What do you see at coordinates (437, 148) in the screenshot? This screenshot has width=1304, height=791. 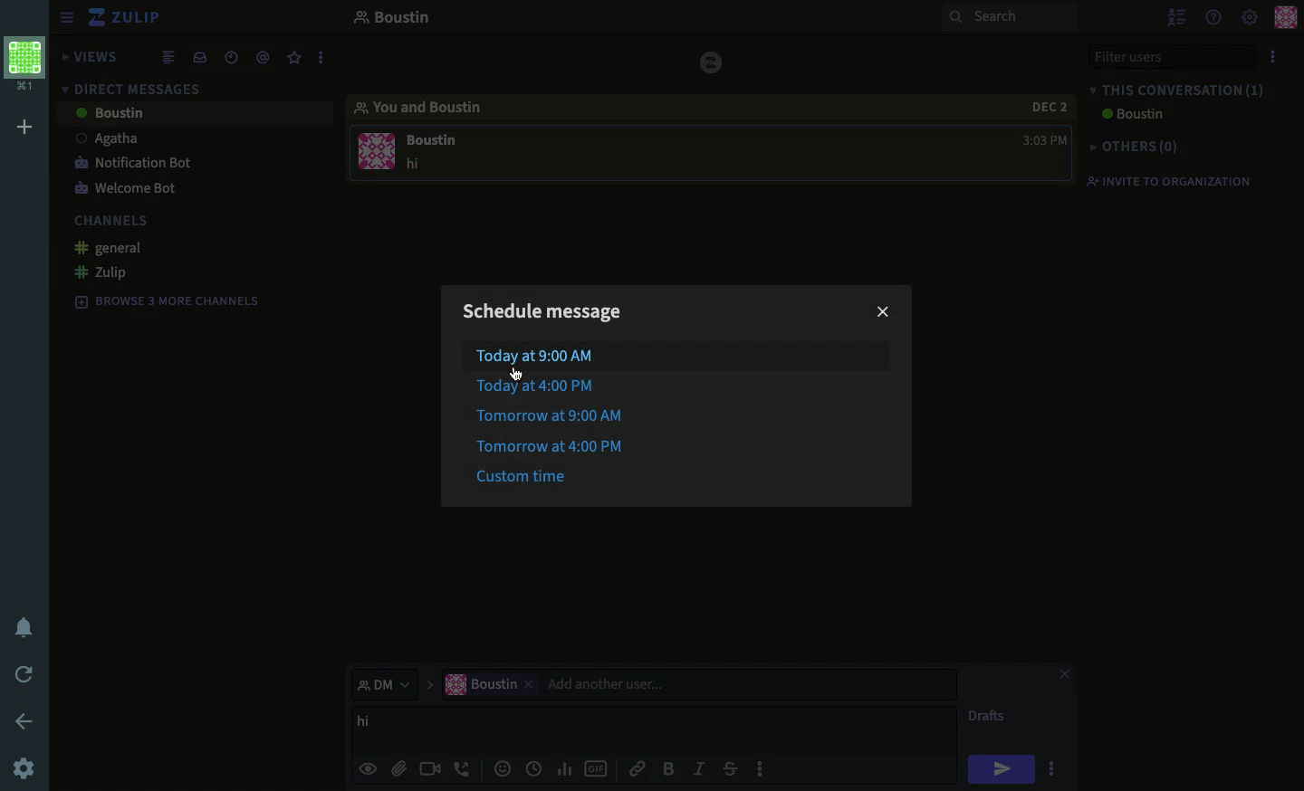 I see `message` at bounding box center [437, 148].